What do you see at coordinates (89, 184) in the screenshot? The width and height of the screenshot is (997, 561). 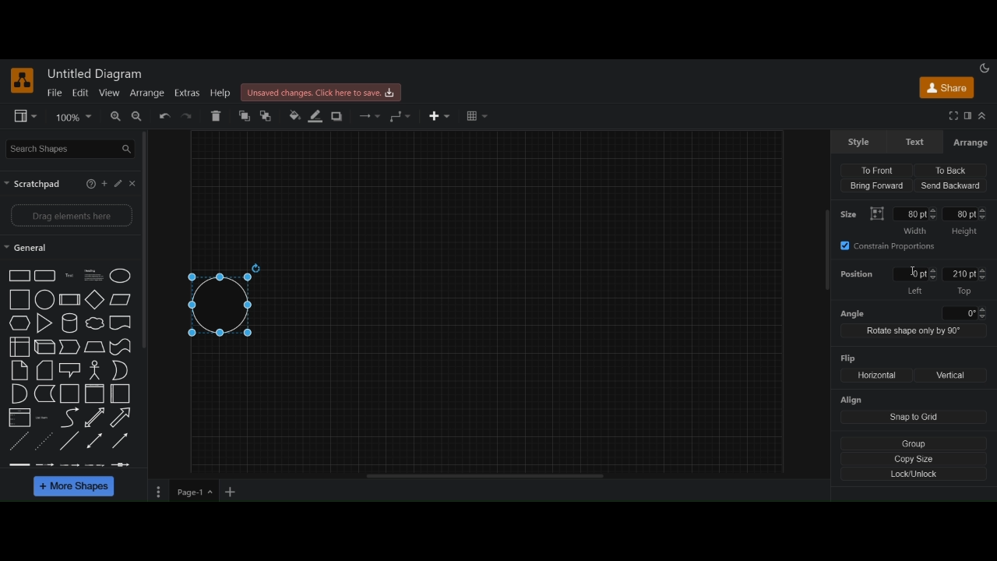 I see `help` at bounding box center [89, 184].